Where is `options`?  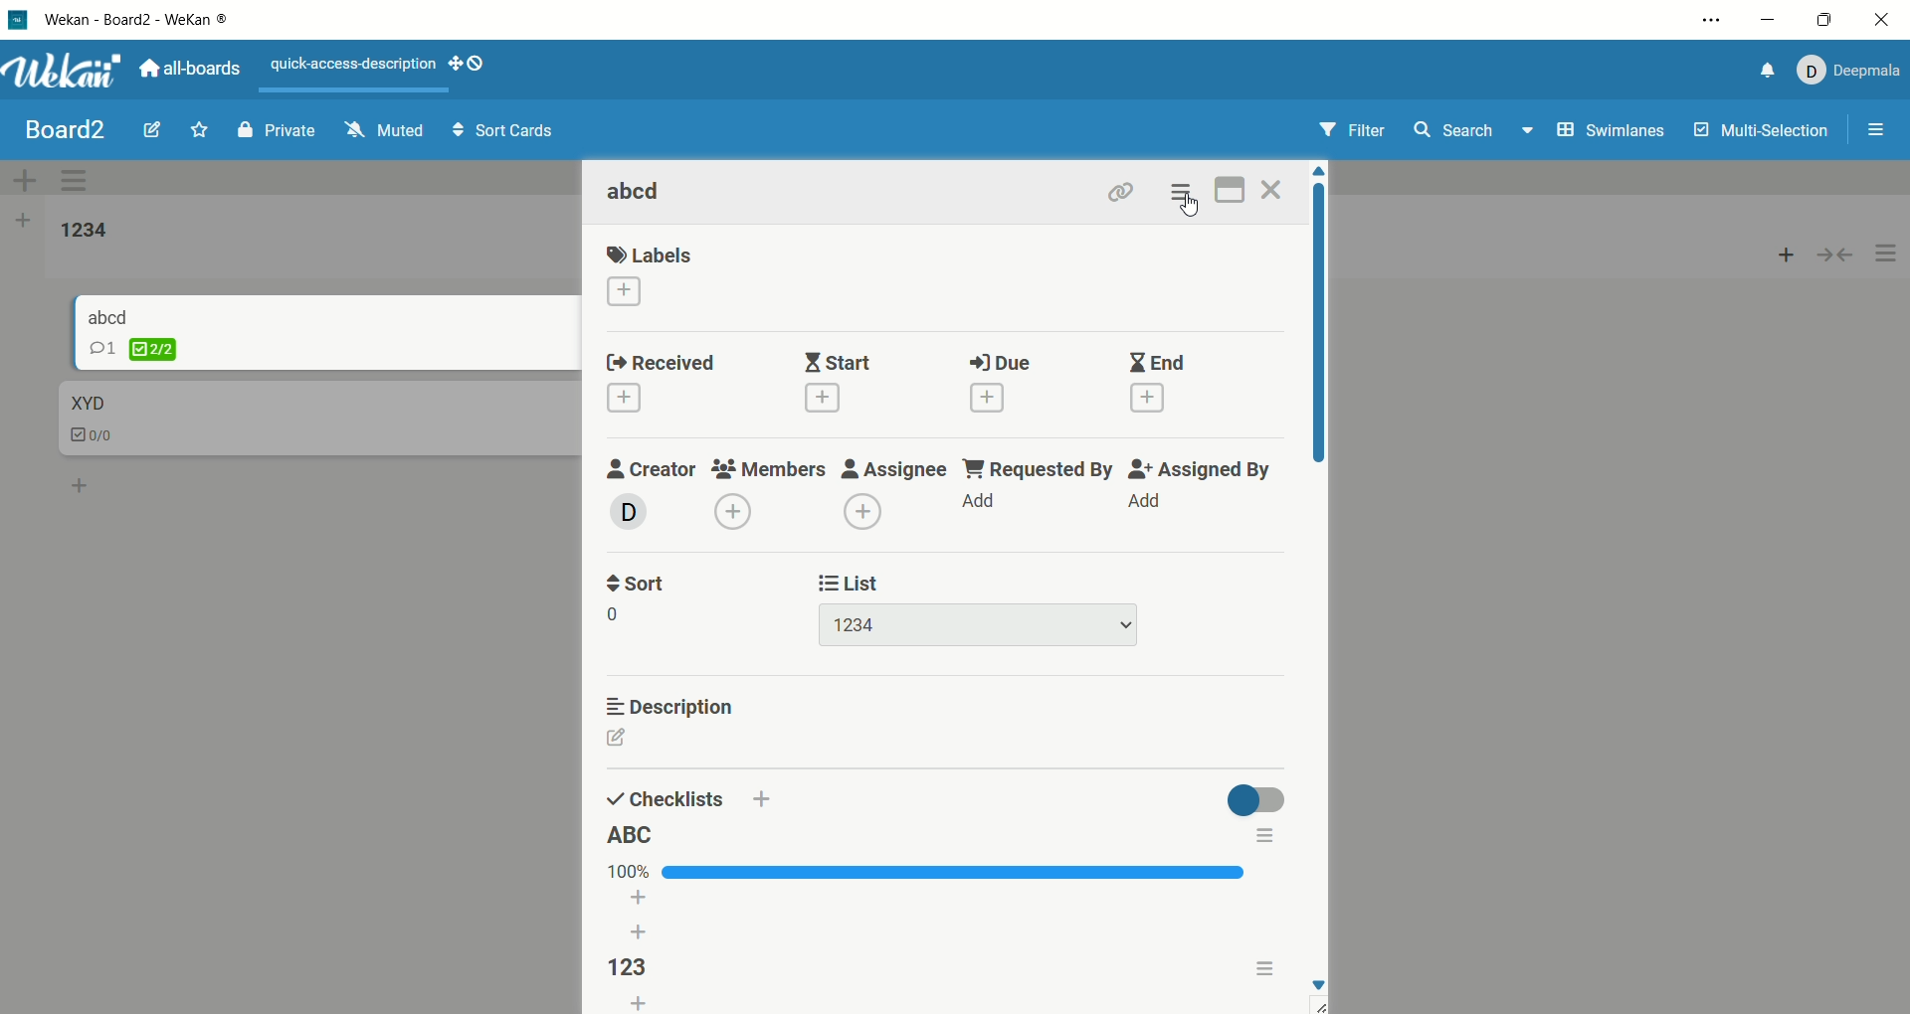
options is located at coordinates (1887, 254).